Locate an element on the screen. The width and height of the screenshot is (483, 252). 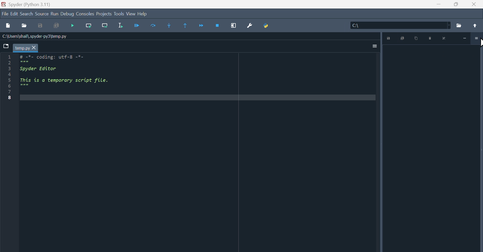
Stop debugging is located at coordinates (217, 26).